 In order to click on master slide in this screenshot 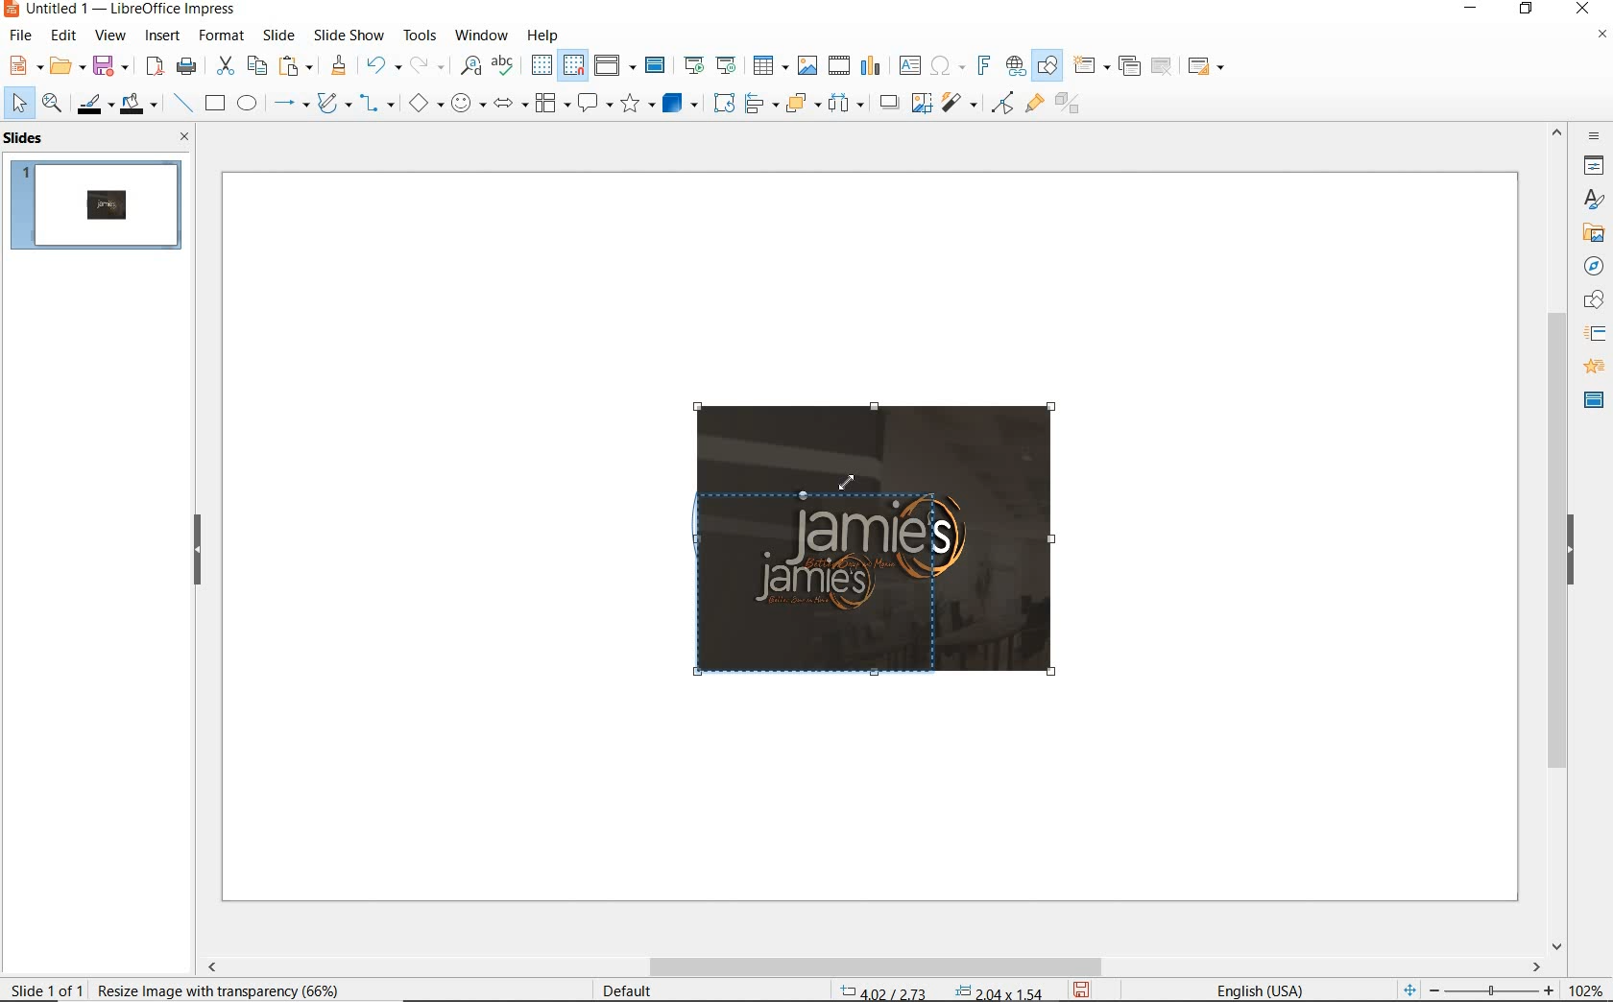, I will do `click(658, 66)`.